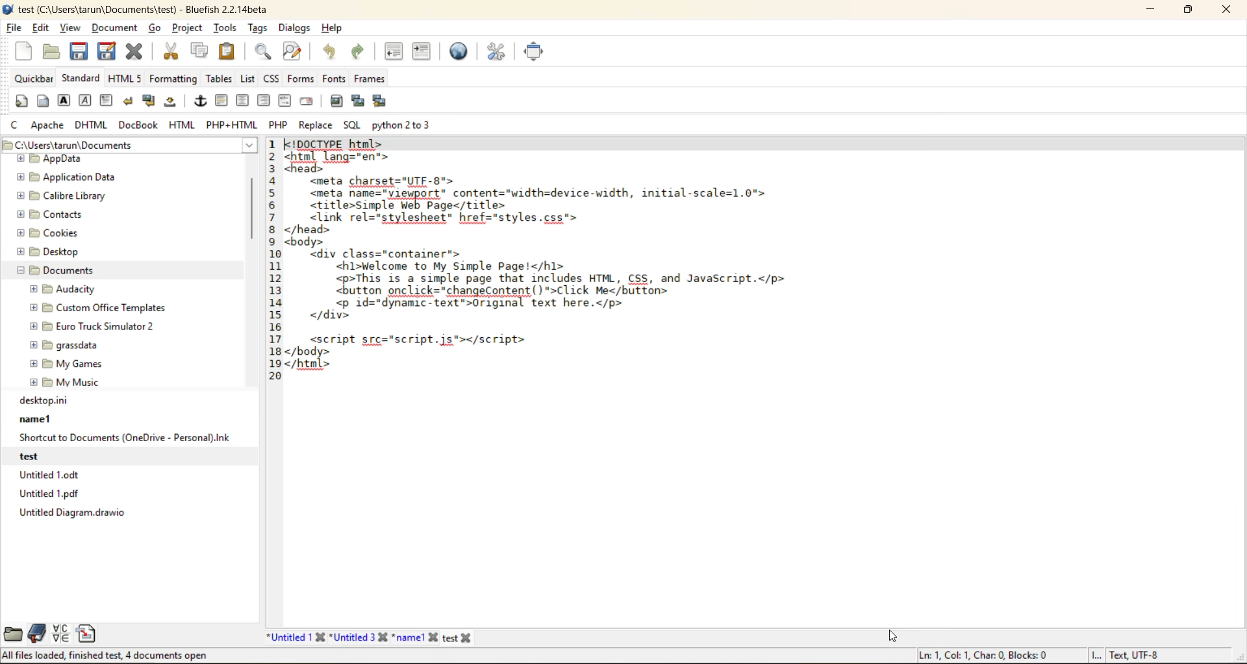  What do you see at coordinates (296, 637) in the screenshot?
I see `untitled 1 tab` at bounding box center [296, 637].